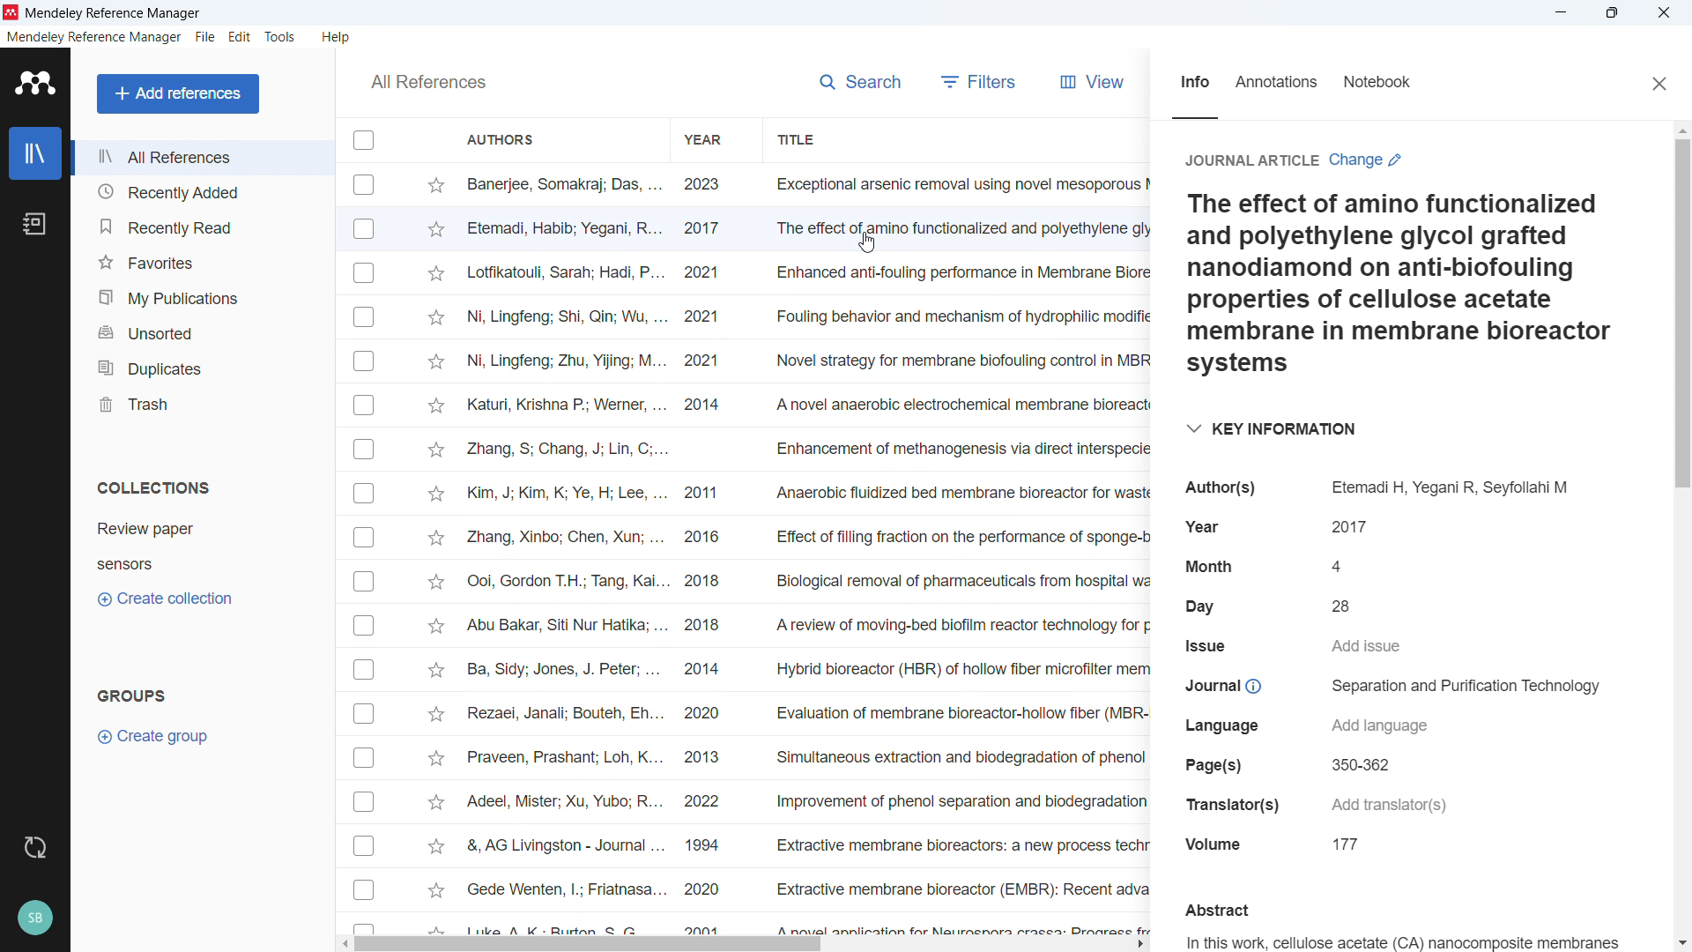 This screenshot has width=1692, height=952. I want to click on Profile , so click(34, 919).